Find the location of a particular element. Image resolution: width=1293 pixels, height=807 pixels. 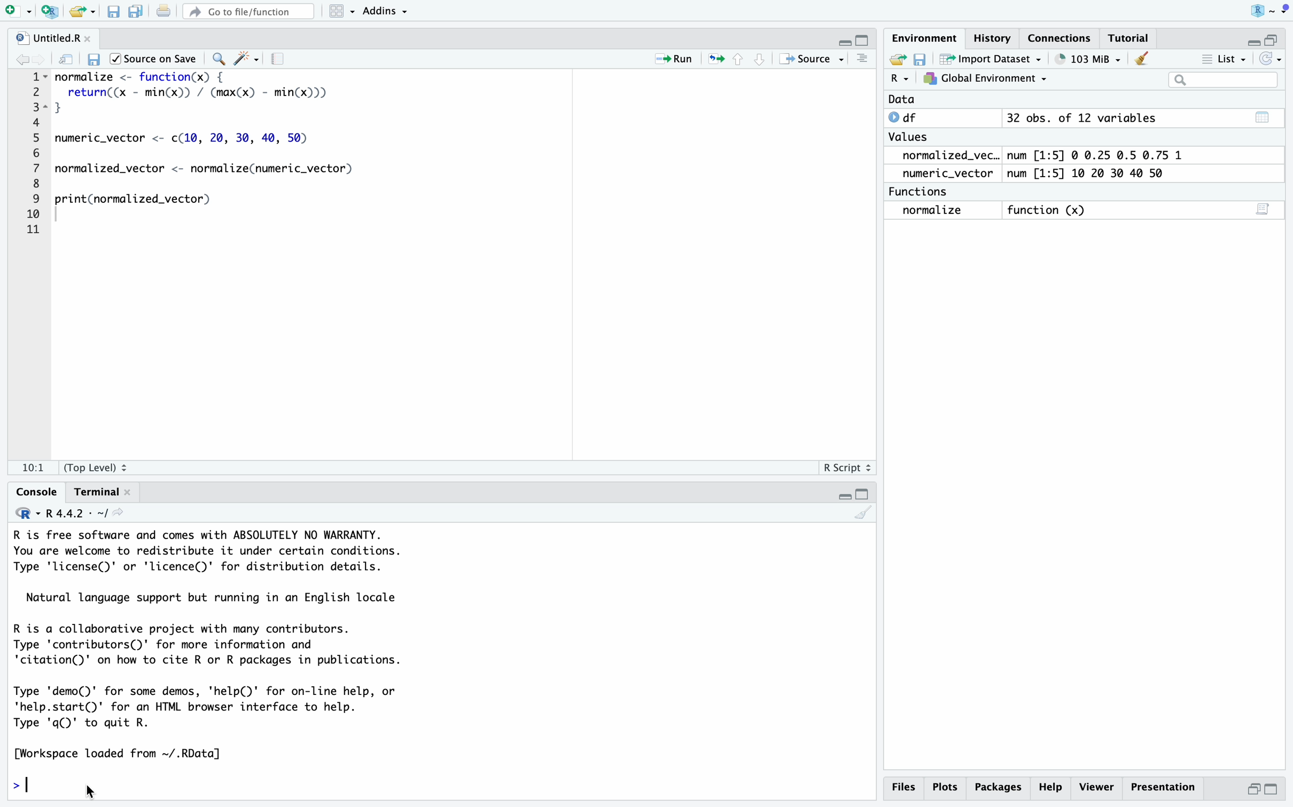

Maximize is located at coordinates (864, 495).